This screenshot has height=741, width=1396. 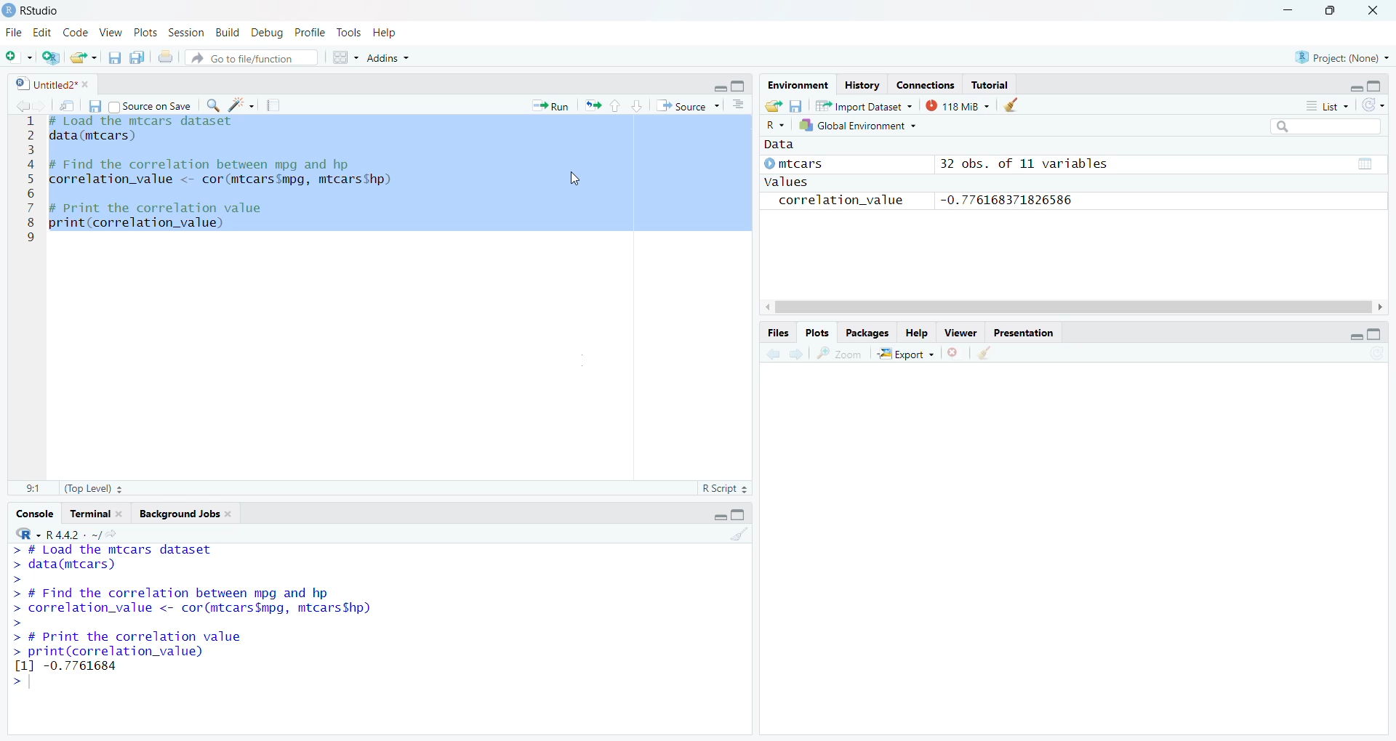 I want to click on Cursor, so click(x=574, y=177).